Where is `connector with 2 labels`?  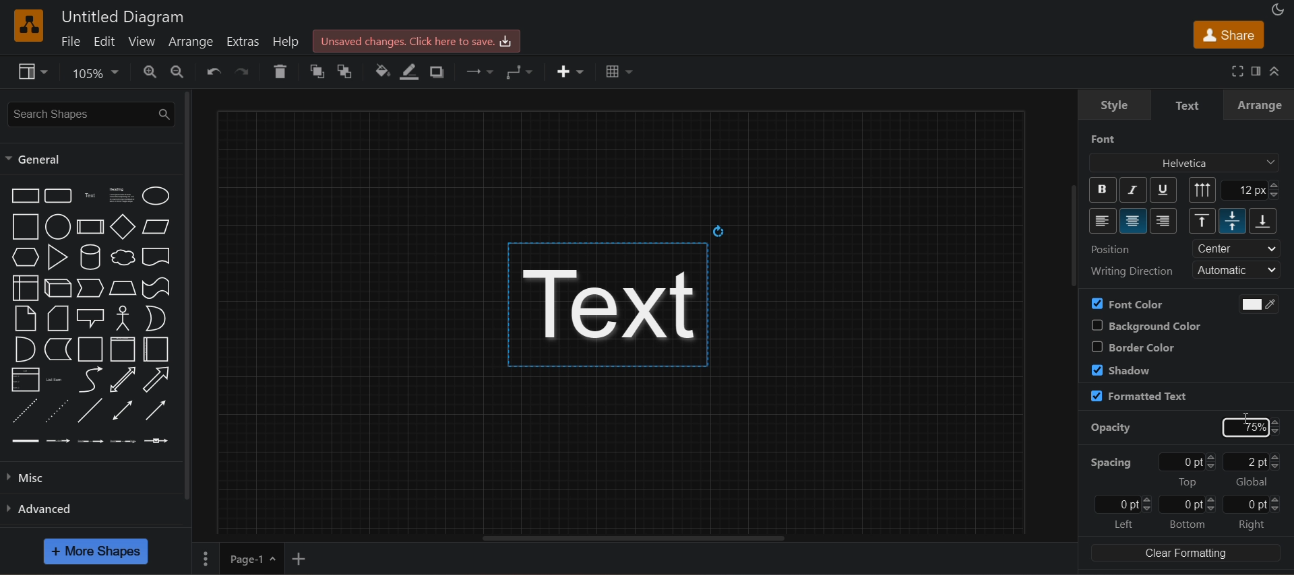 connector with 2 labels is located at coordinates (91, 441).